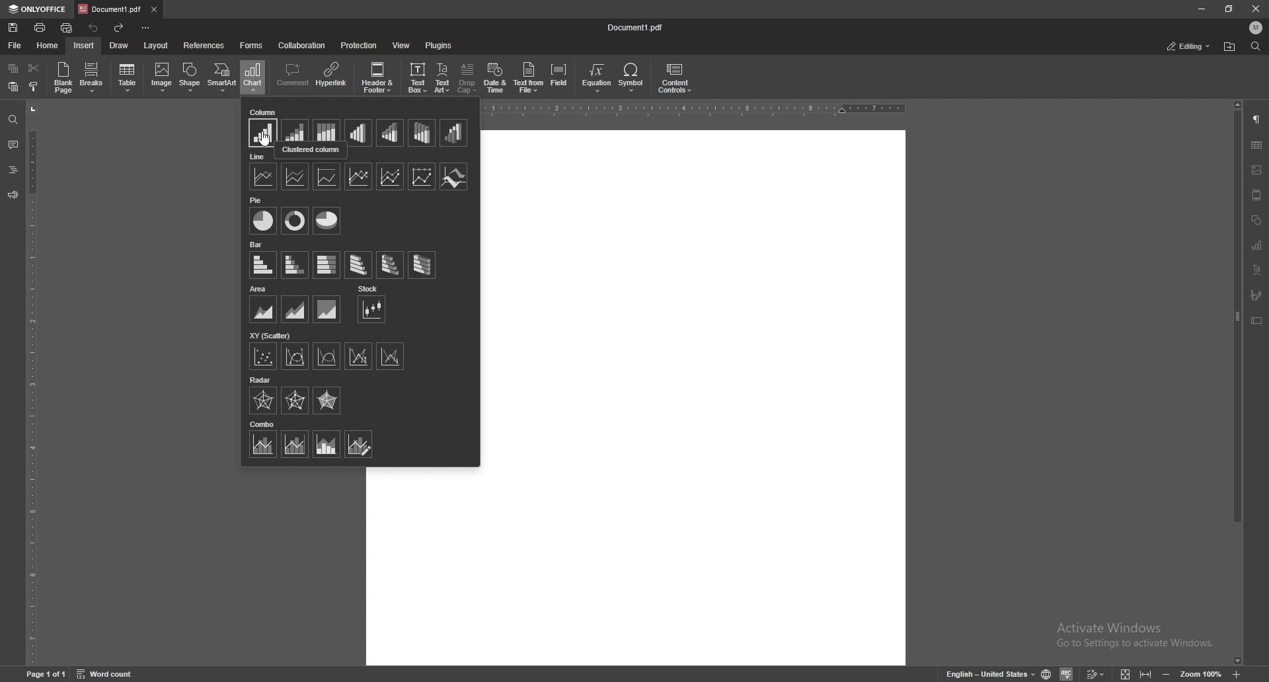 This screenshot has width=1269, height=682. I want to click on file, so click(15, 45).